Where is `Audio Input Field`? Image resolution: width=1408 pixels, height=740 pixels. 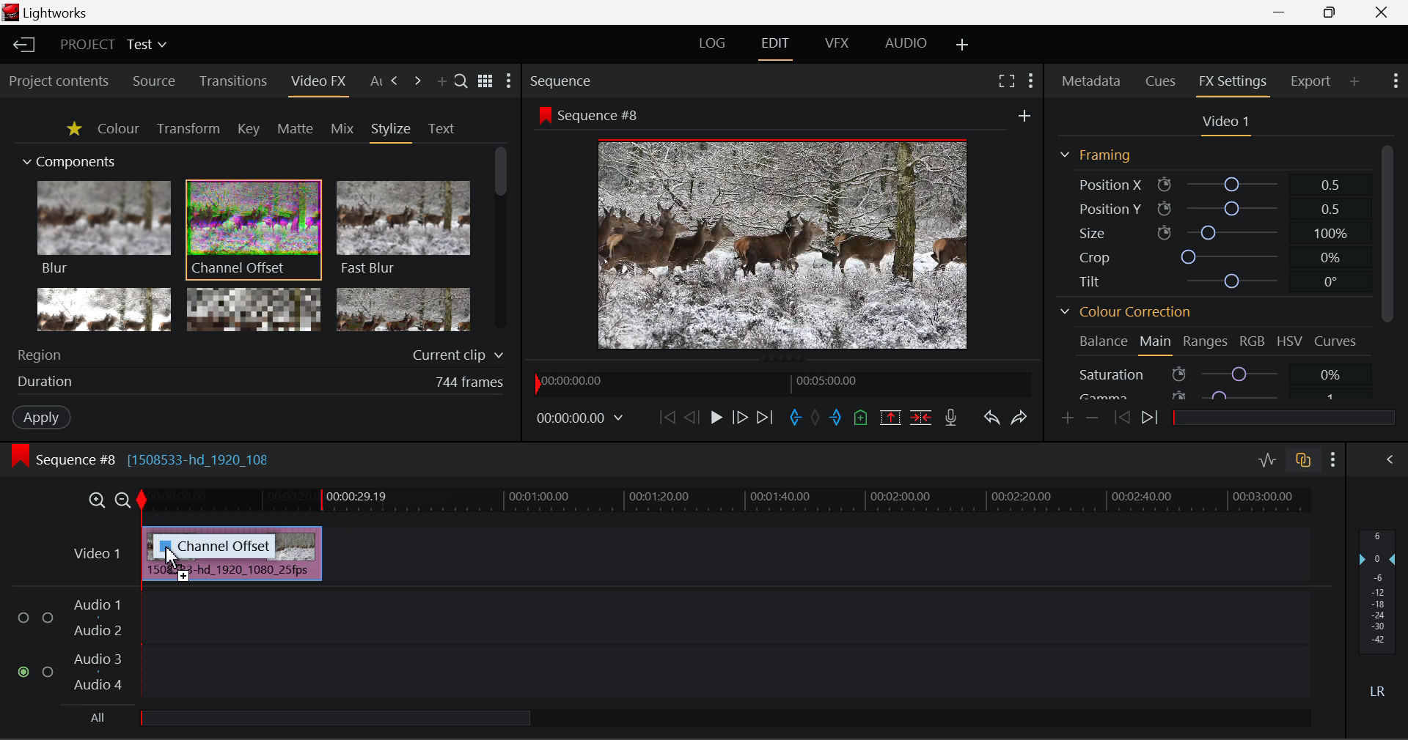
Audio Input Field is located at coordinates (659, 646).